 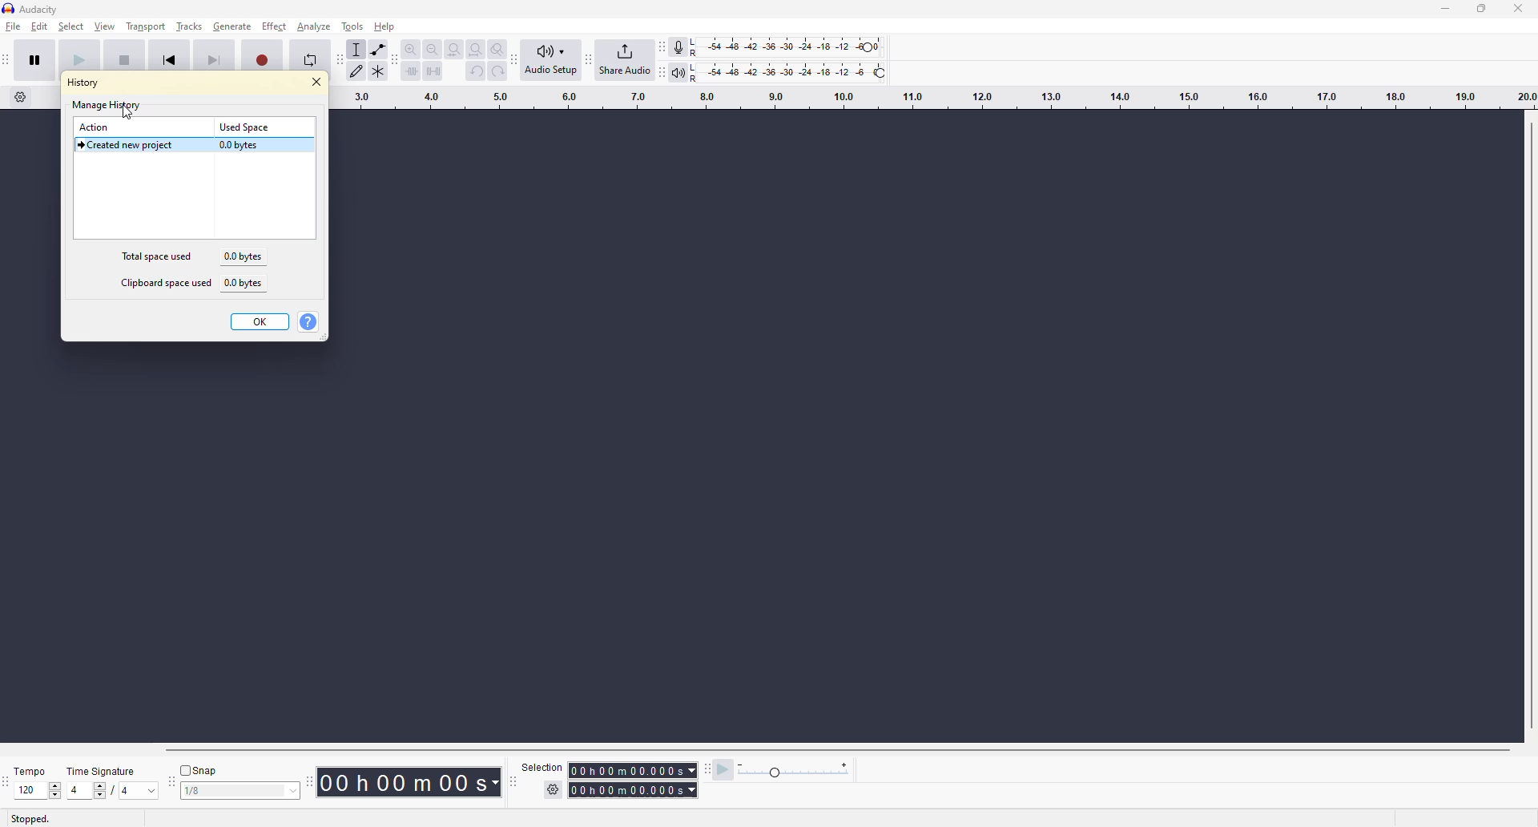 I want to click on redo, so click(x=497, y=71).